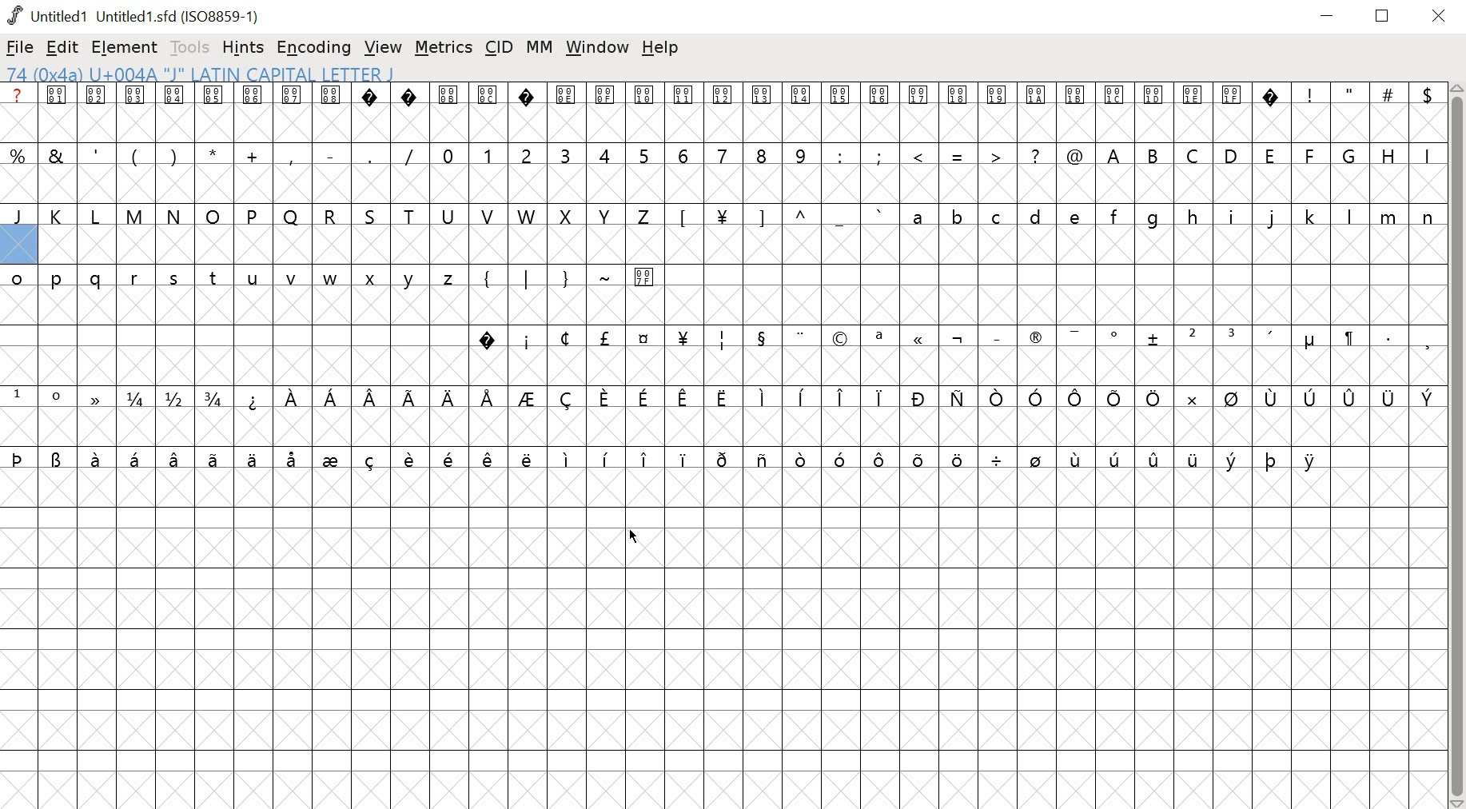  What do you see at coordinates (843, 399) in the screenshot?
I see `symbols` at bounding box center [843, 399].